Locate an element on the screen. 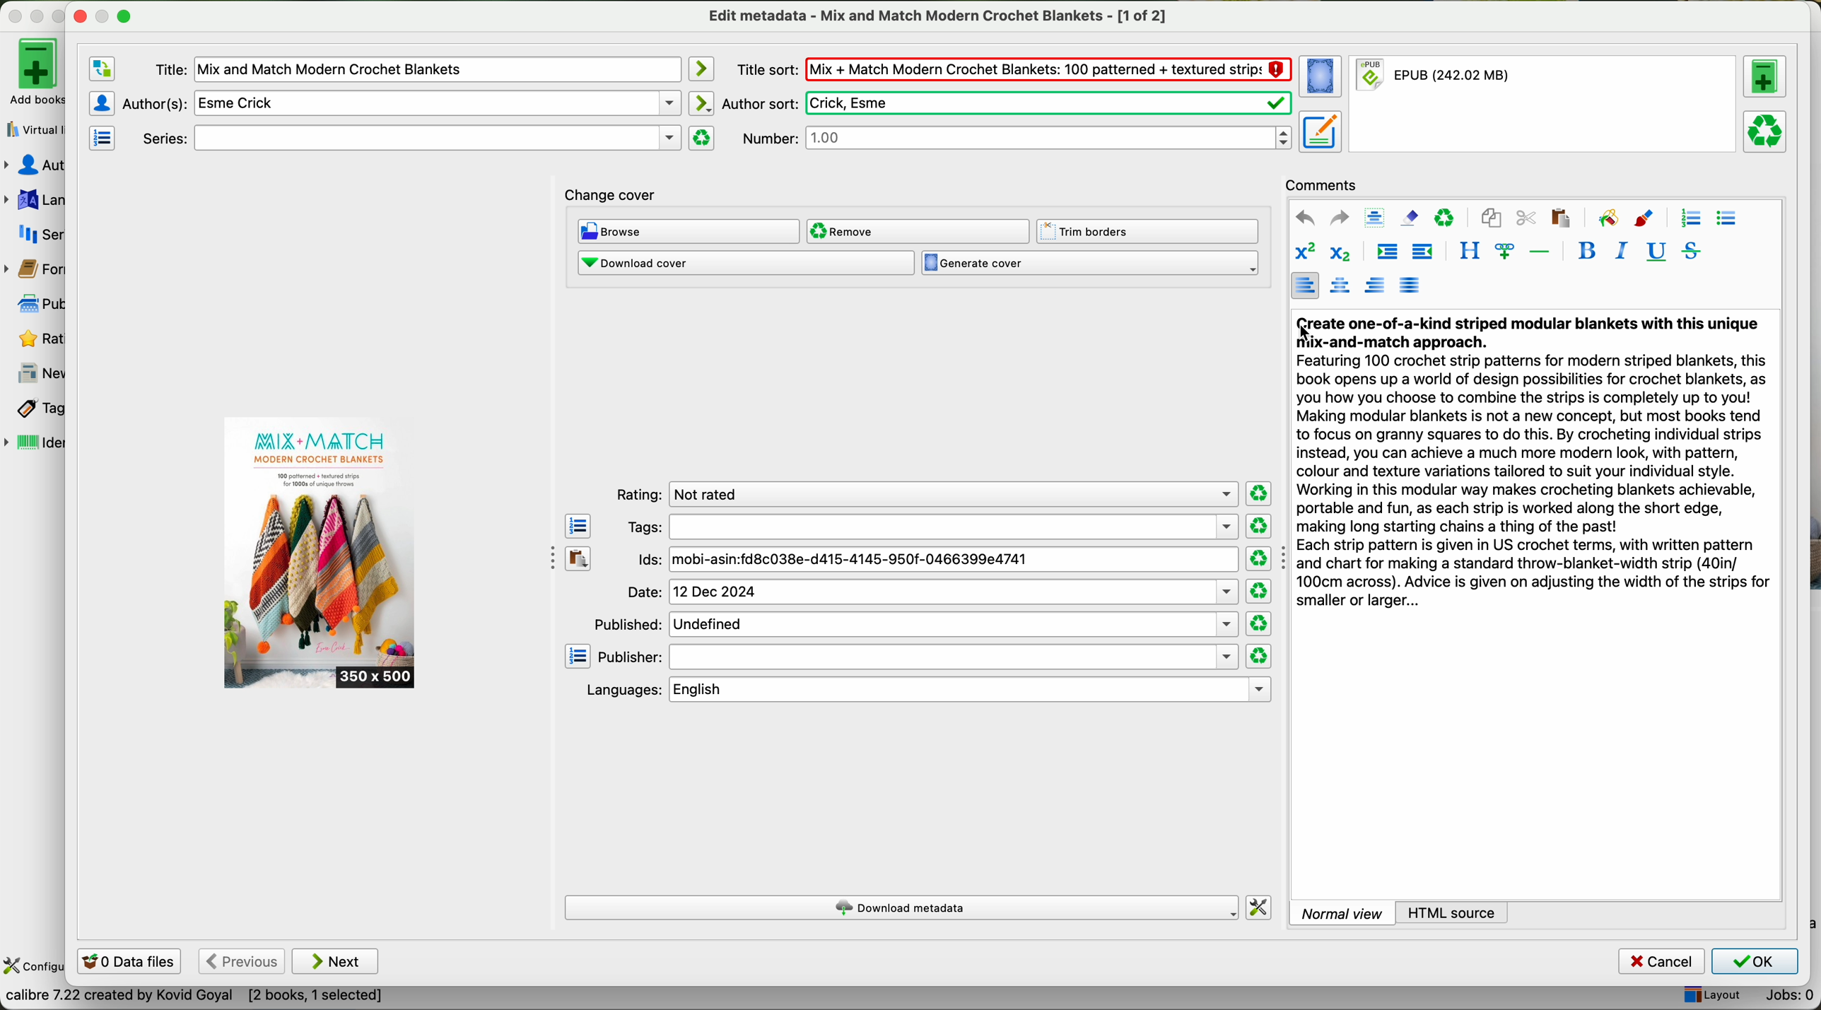 The image size is (1821, 1010). HTML source is located at coordinates (1453, 912).